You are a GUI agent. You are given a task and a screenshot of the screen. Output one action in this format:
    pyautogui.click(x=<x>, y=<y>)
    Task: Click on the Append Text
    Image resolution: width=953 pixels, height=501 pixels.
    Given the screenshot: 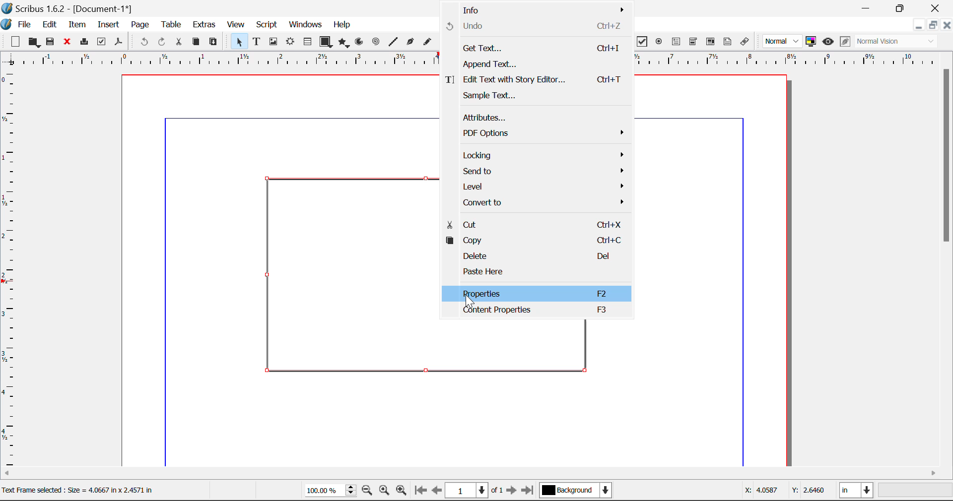 What is the action you would take?
    pyautogui.click(x=537, y=64)
    